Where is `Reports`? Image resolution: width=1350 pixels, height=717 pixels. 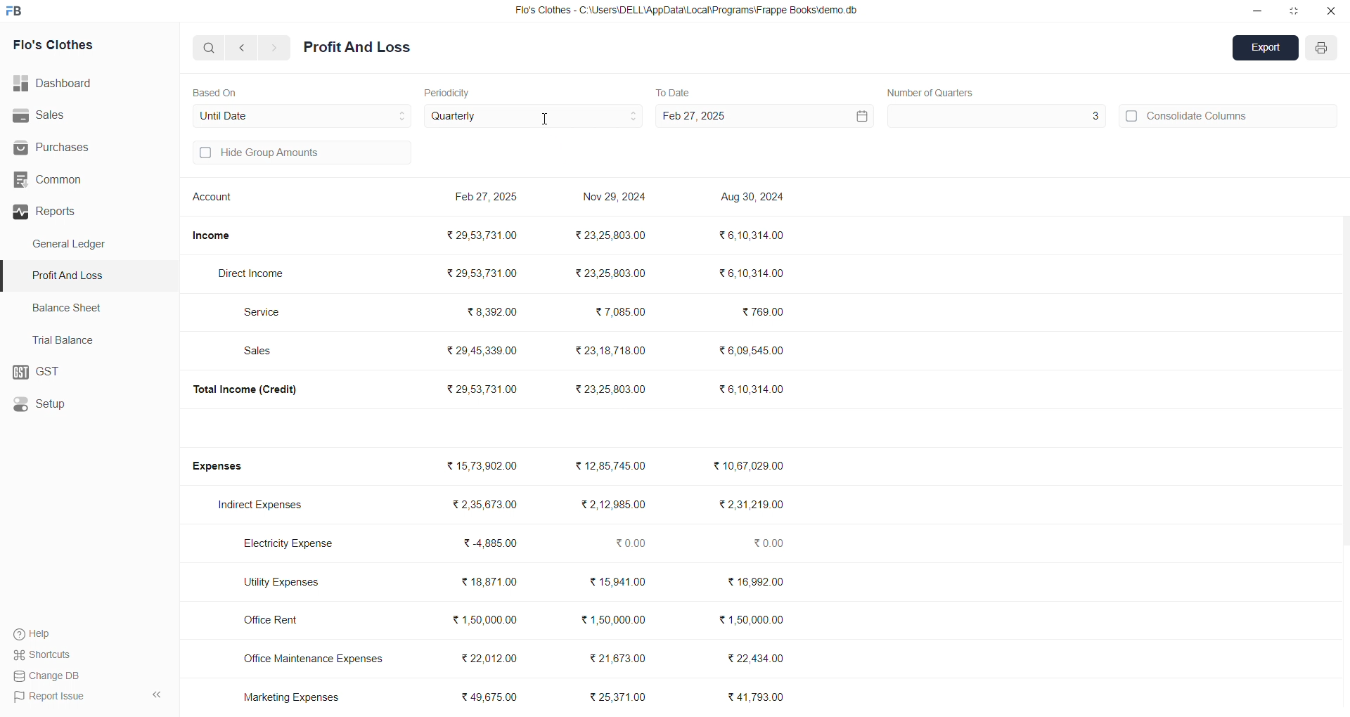 Reports is located at coordinates (84, 212).